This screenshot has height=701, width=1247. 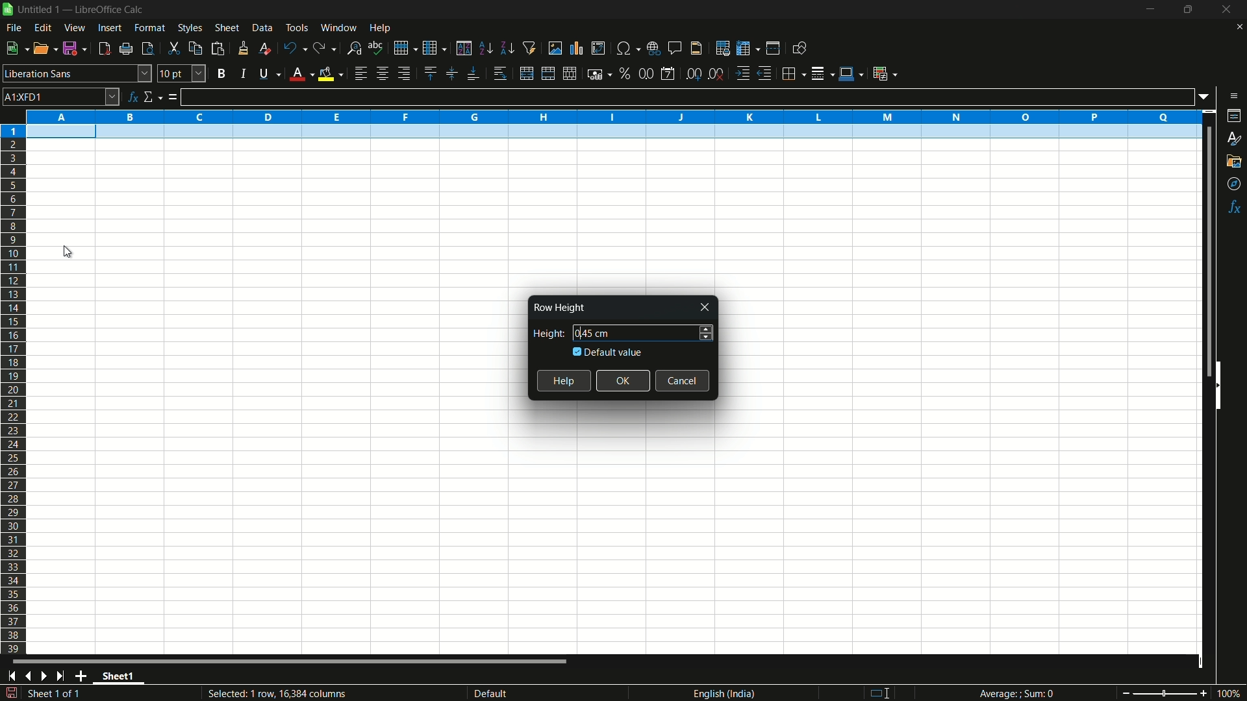 I want to click on save, so click(x=76, y=49).